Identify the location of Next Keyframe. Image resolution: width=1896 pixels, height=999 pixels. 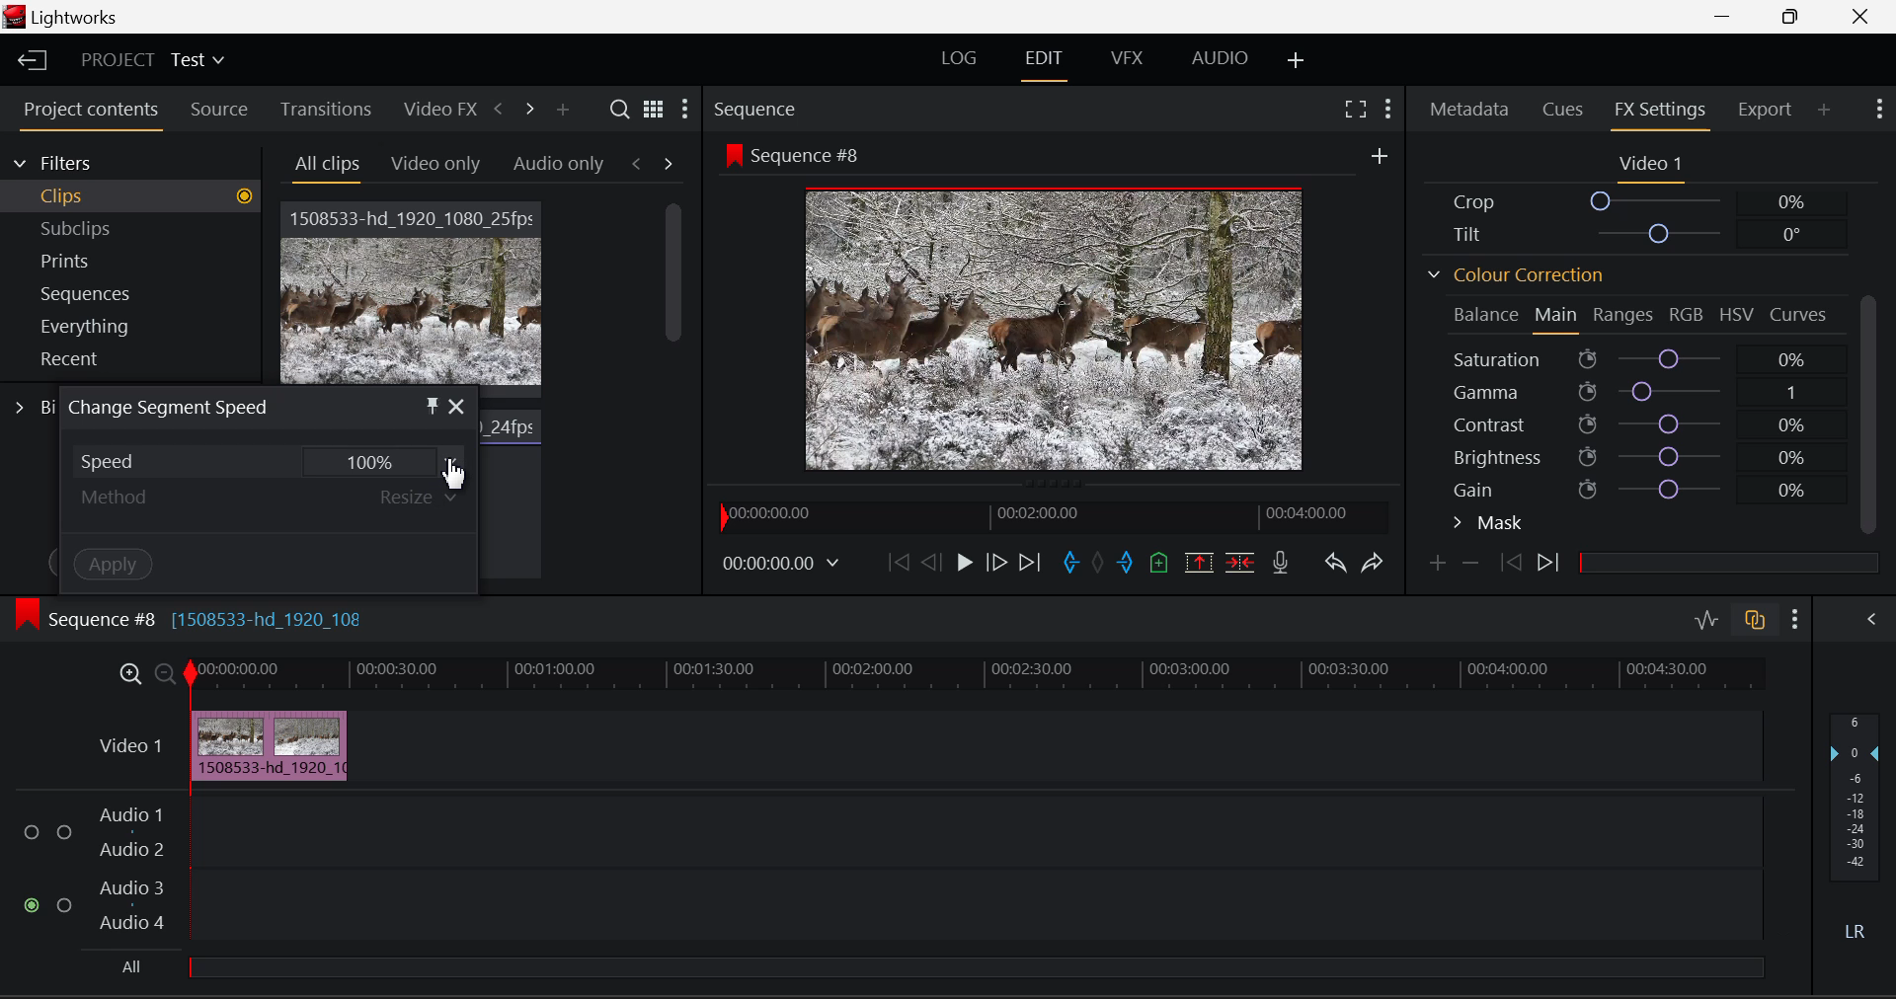
(1550, 563).